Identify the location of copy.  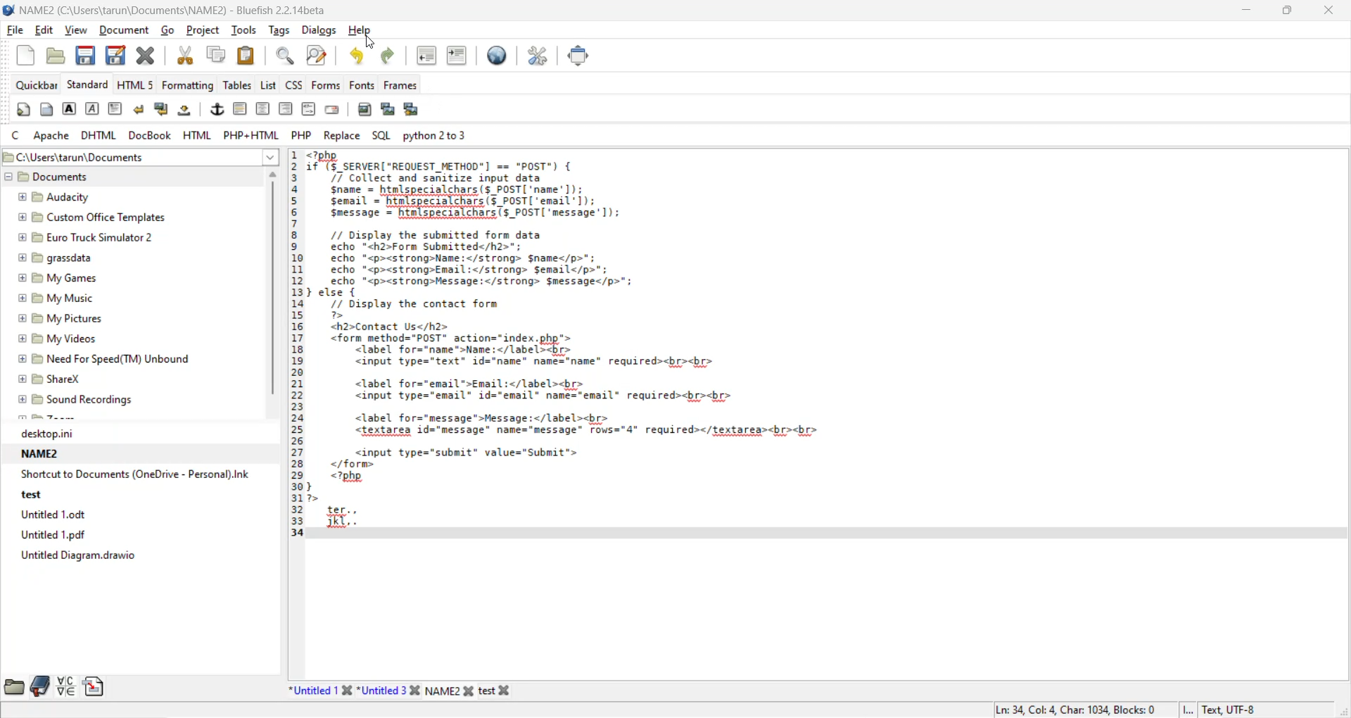
(215, 56).